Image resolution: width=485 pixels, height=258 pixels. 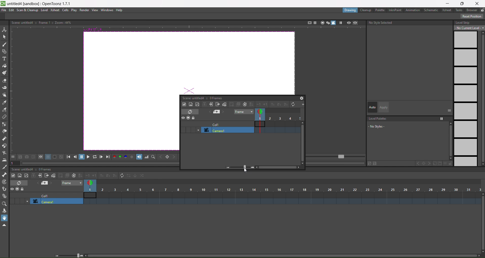 I want to click on icon, so click(x=188, y=118).